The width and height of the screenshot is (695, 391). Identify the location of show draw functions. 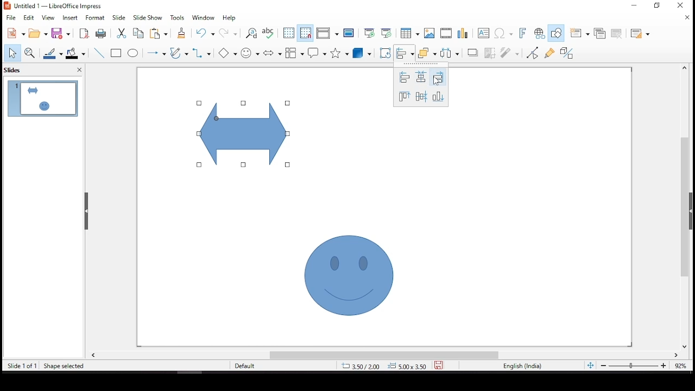
(557, 32).